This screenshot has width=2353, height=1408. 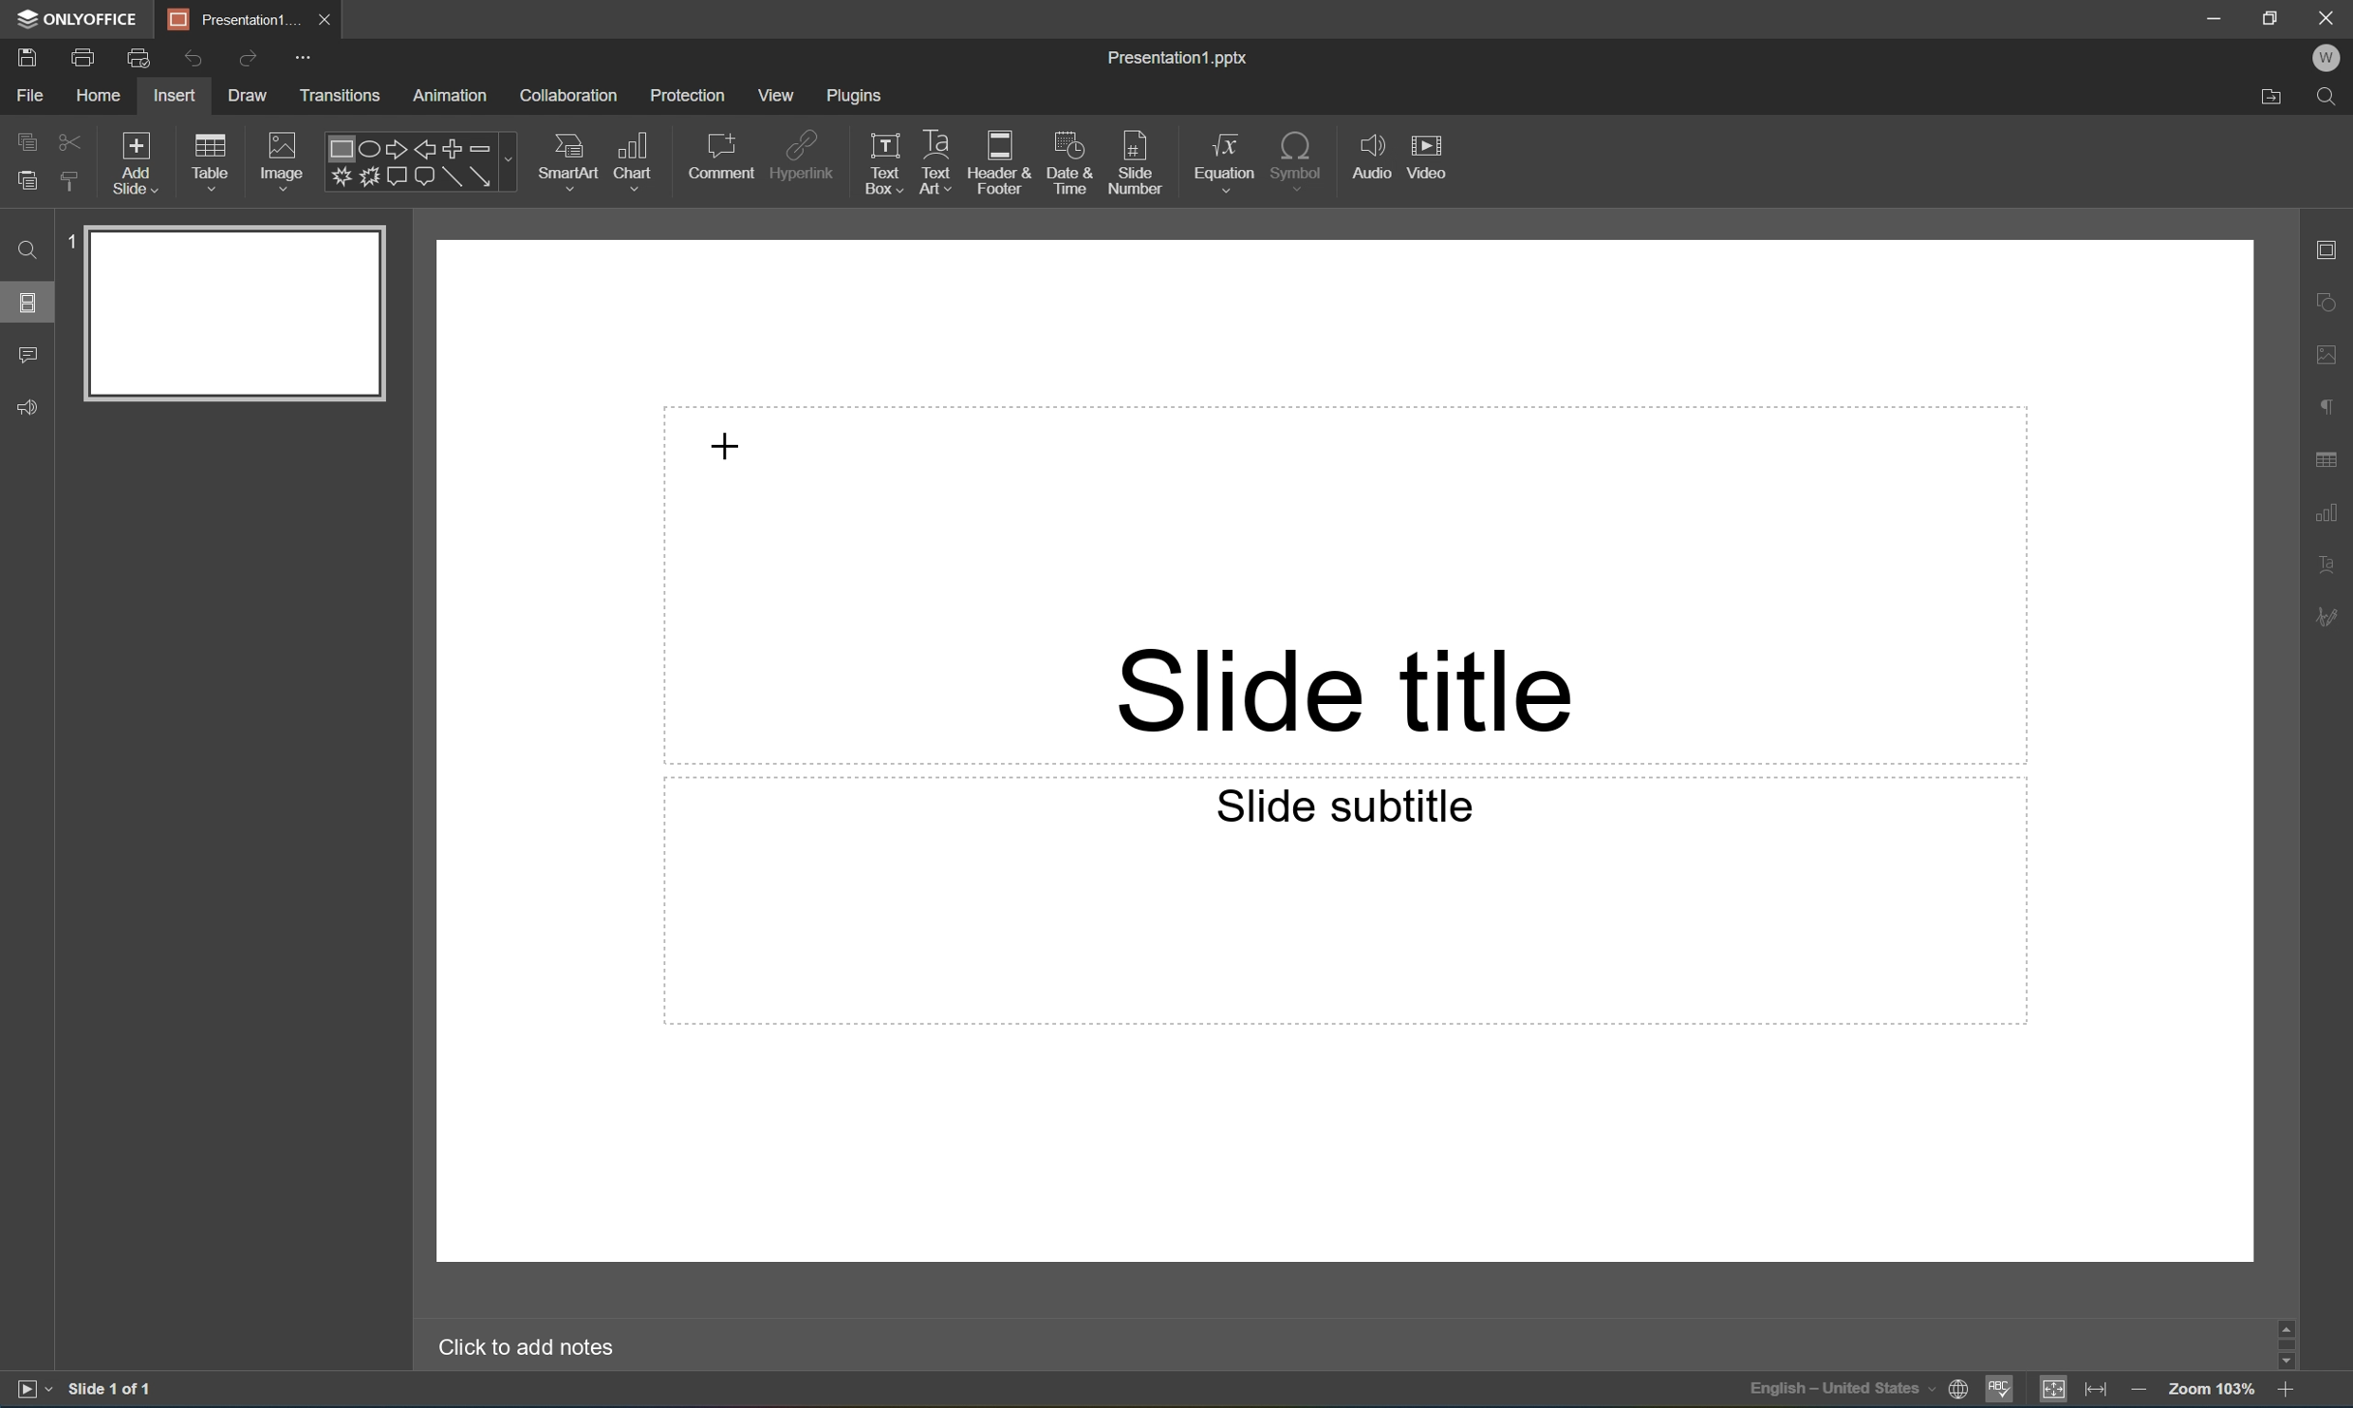 I want to click on Print file, so click(x=87, y=56).